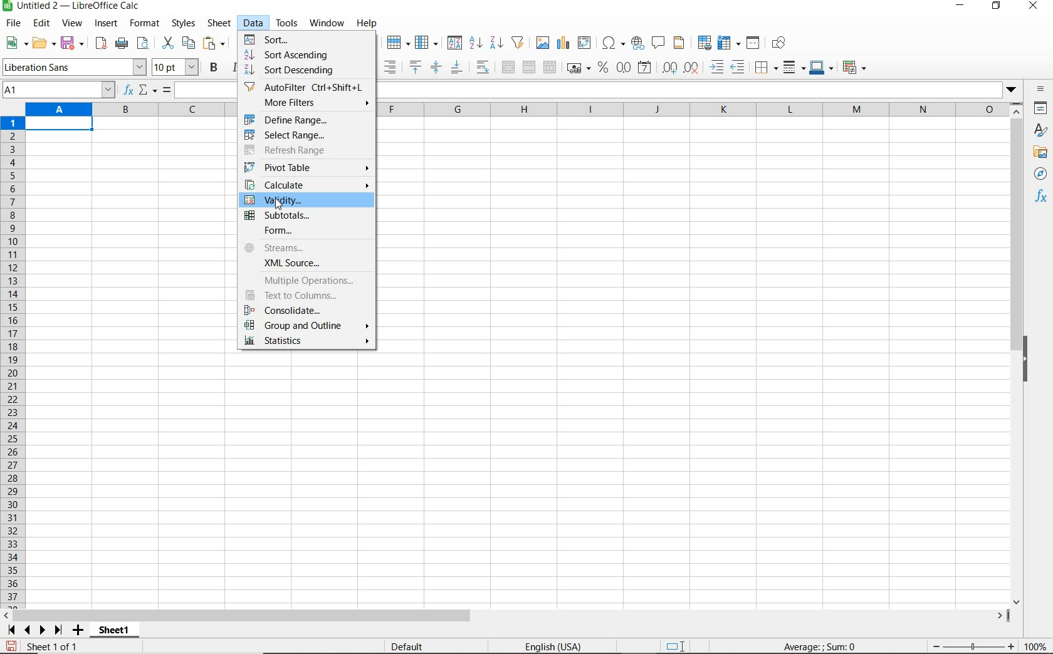 This screenshot has height=654, width=1053. Describe the element at coordinates (476, 44) in the screenshot. I see `sort ascending` at that location.